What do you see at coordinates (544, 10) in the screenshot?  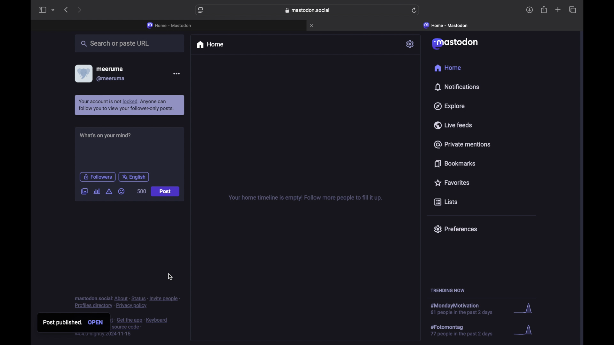 I see `share` at bounding box center [544, 10].